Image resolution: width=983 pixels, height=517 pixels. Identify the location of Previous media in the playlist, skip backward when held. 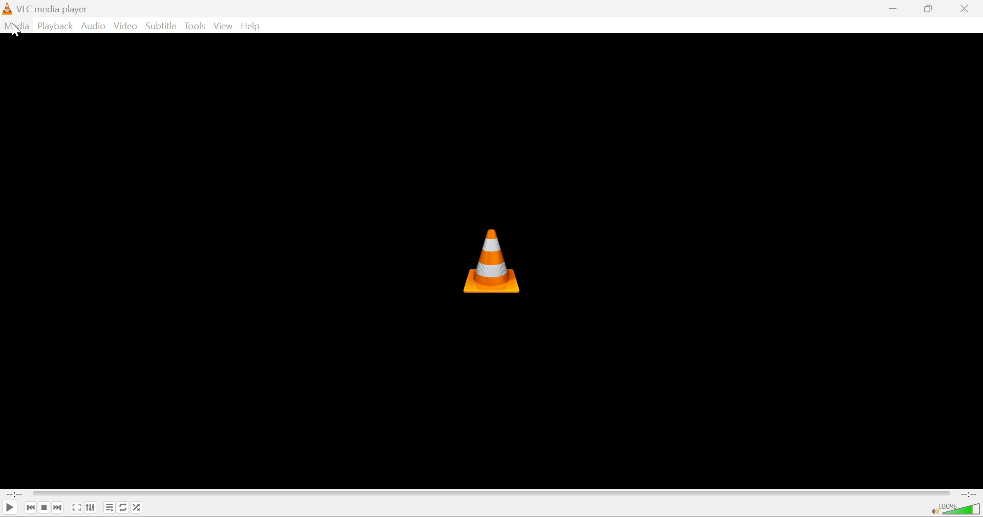
(30, 508).